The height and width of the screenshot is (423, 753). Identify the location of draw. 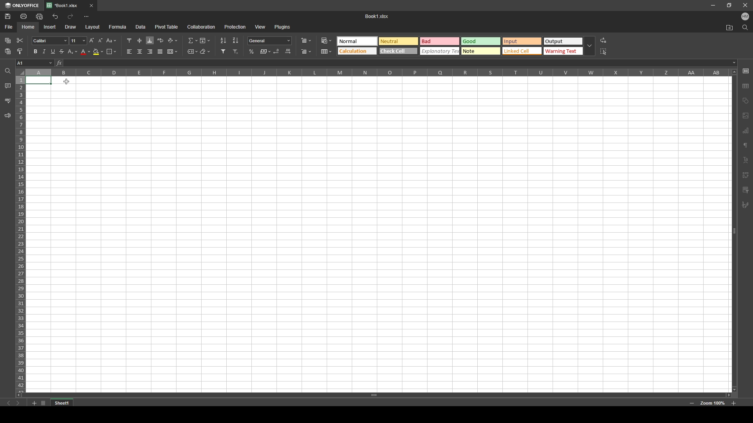
(71, 27).